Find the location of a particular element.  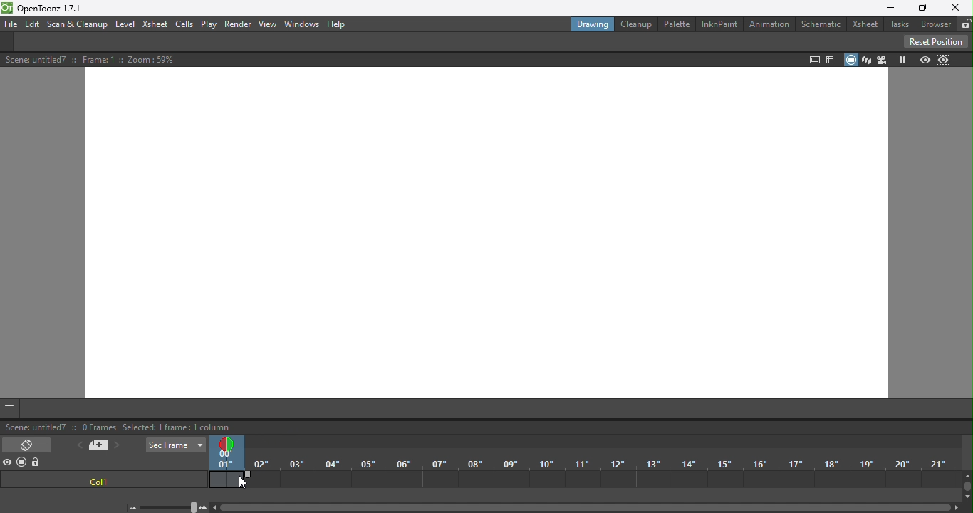

Frames is located at coordinates (603, 472).